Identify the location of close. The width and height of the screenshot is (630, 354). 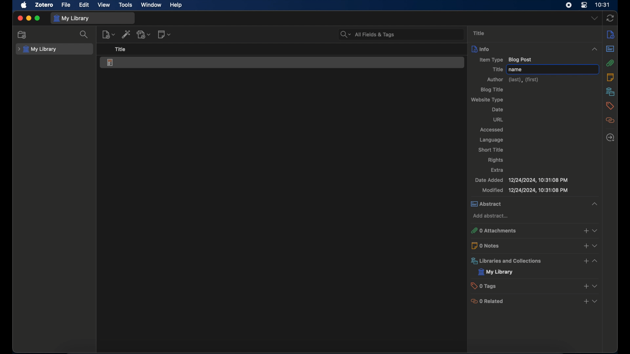
(20, 18).